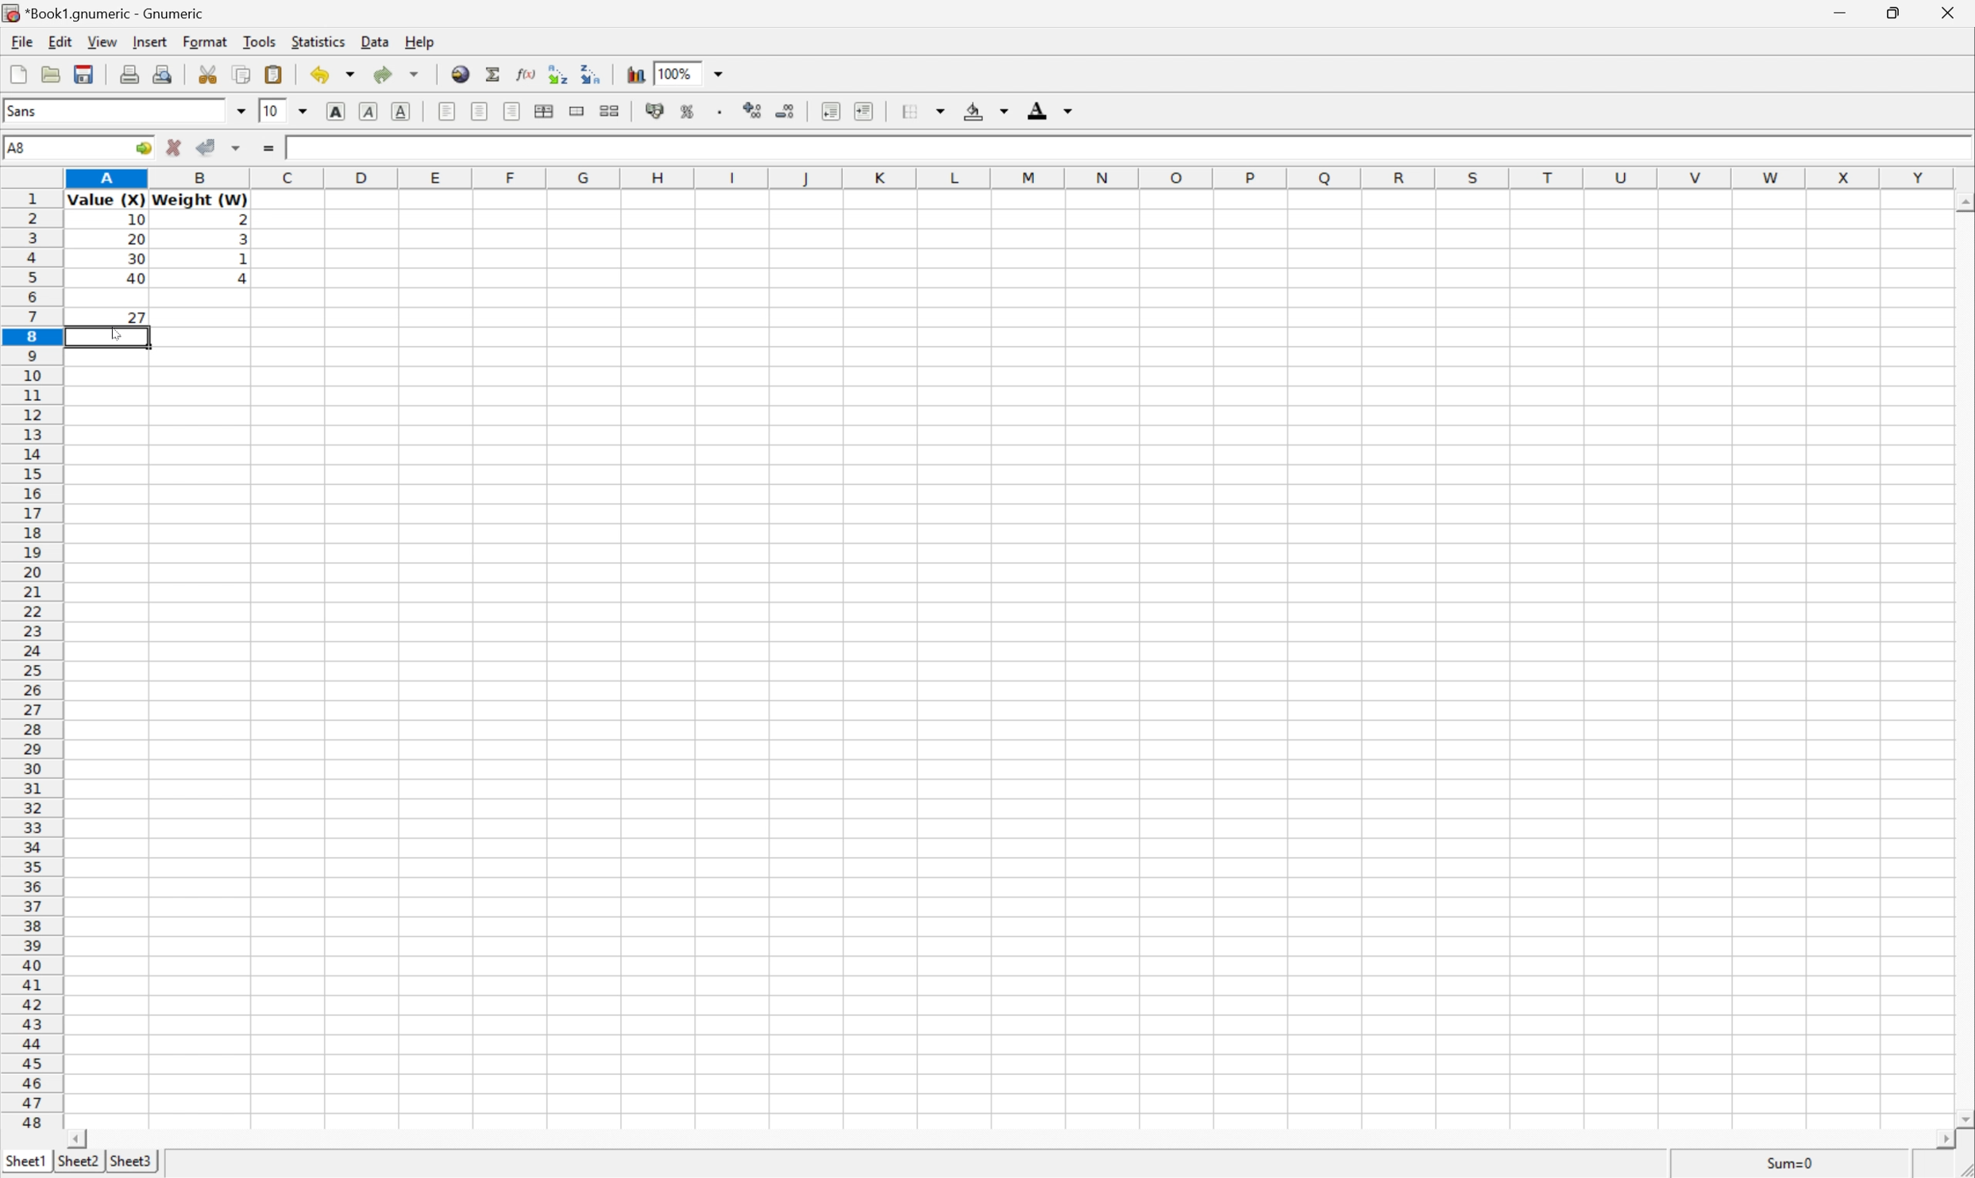  What do you see at coordinates (656, 113) in the screenshot?
I see `Format selection as accounting` at bounding box center [656, 113].